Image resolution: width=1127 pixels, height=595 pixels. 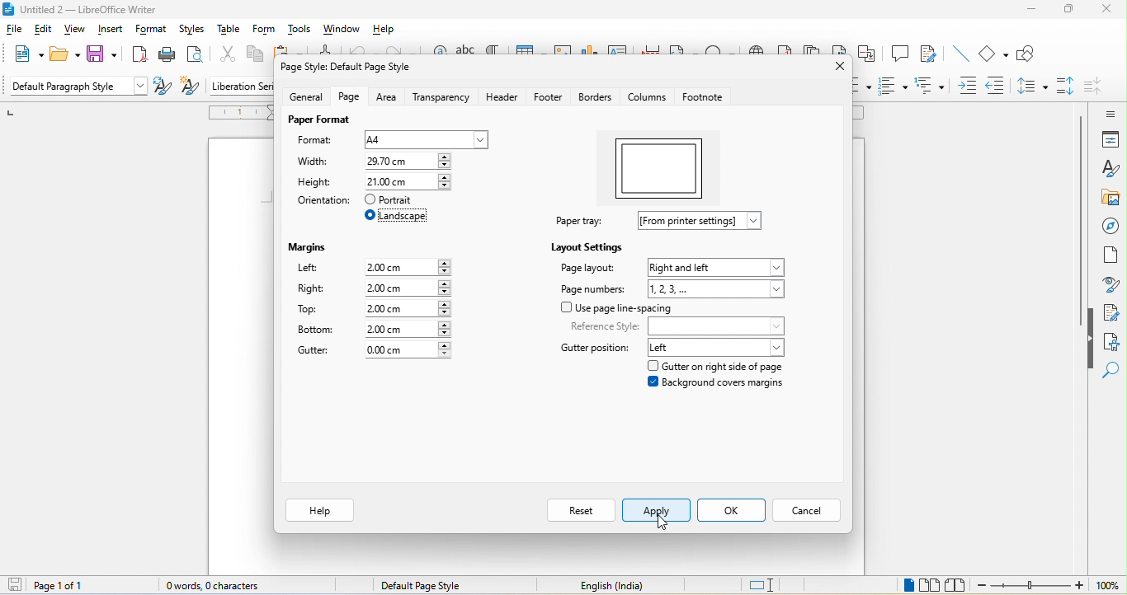 What do you see at coordinates (225, 57) in the screenshot?
I see `cut` at bounding box center [225, 57].